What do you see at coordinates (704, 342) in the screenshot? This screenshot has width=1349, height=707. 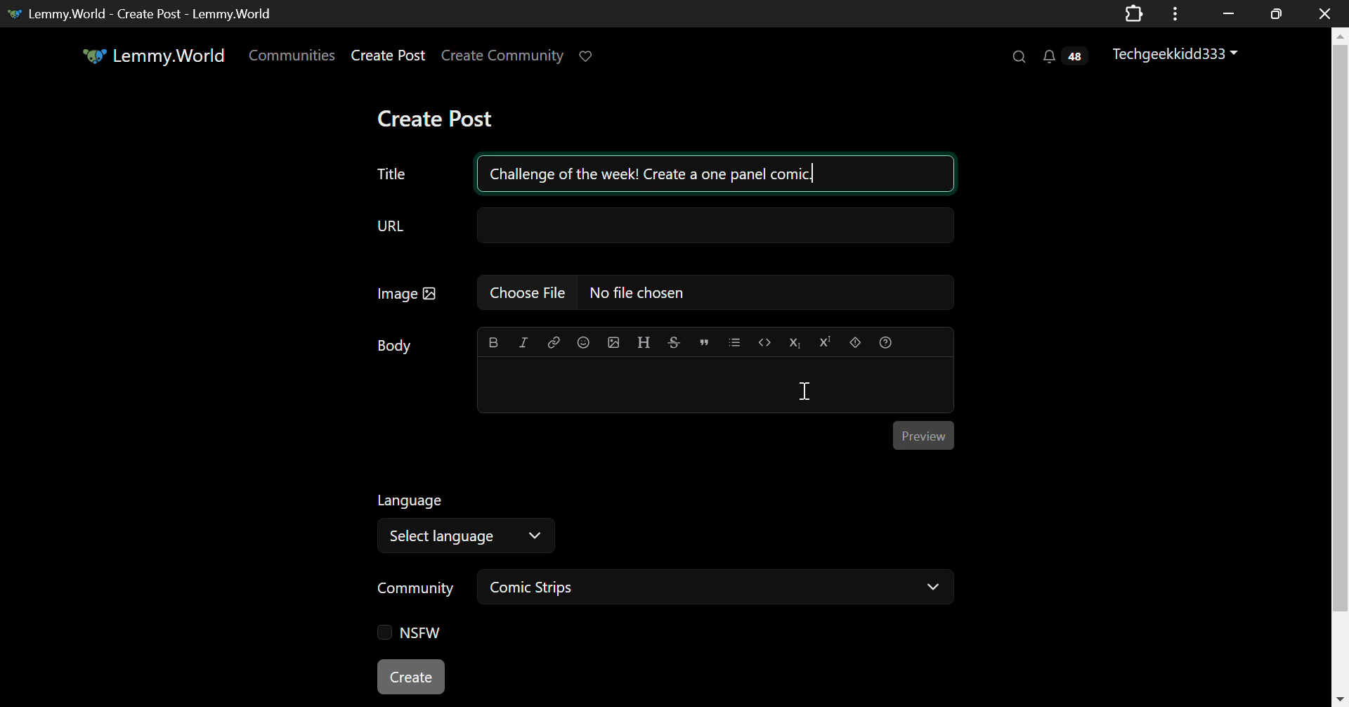 I see `quote` at bounding box center [704, 342].